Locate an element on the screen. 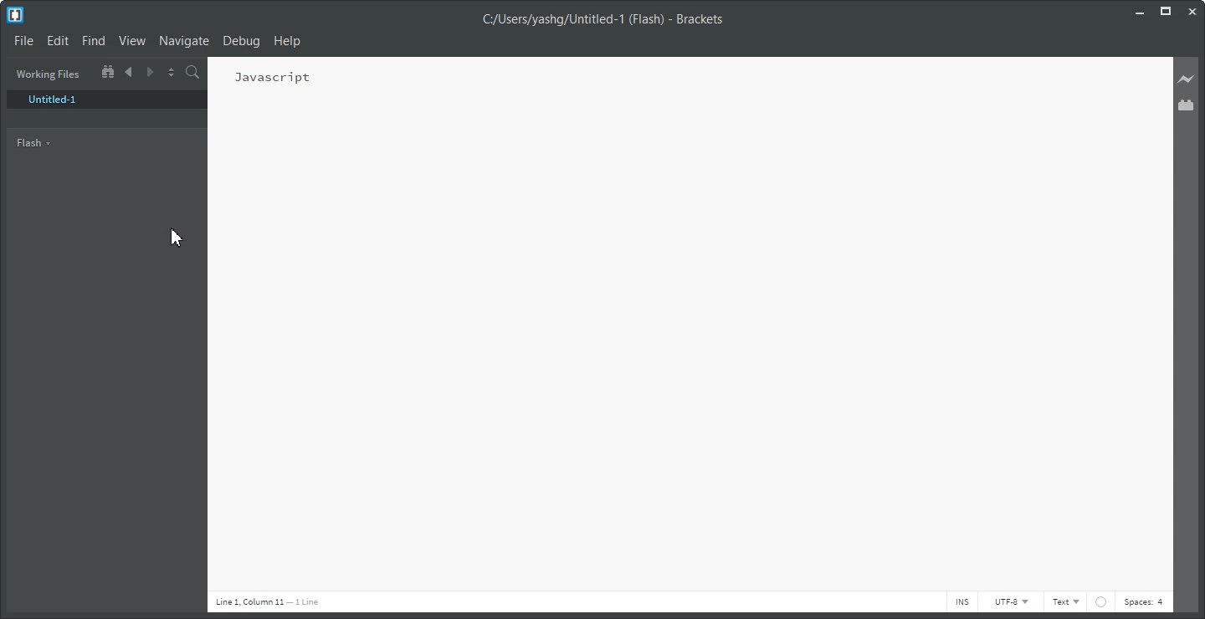 The image size is (1205, 619). Logo is located at coordinates (15, 15).